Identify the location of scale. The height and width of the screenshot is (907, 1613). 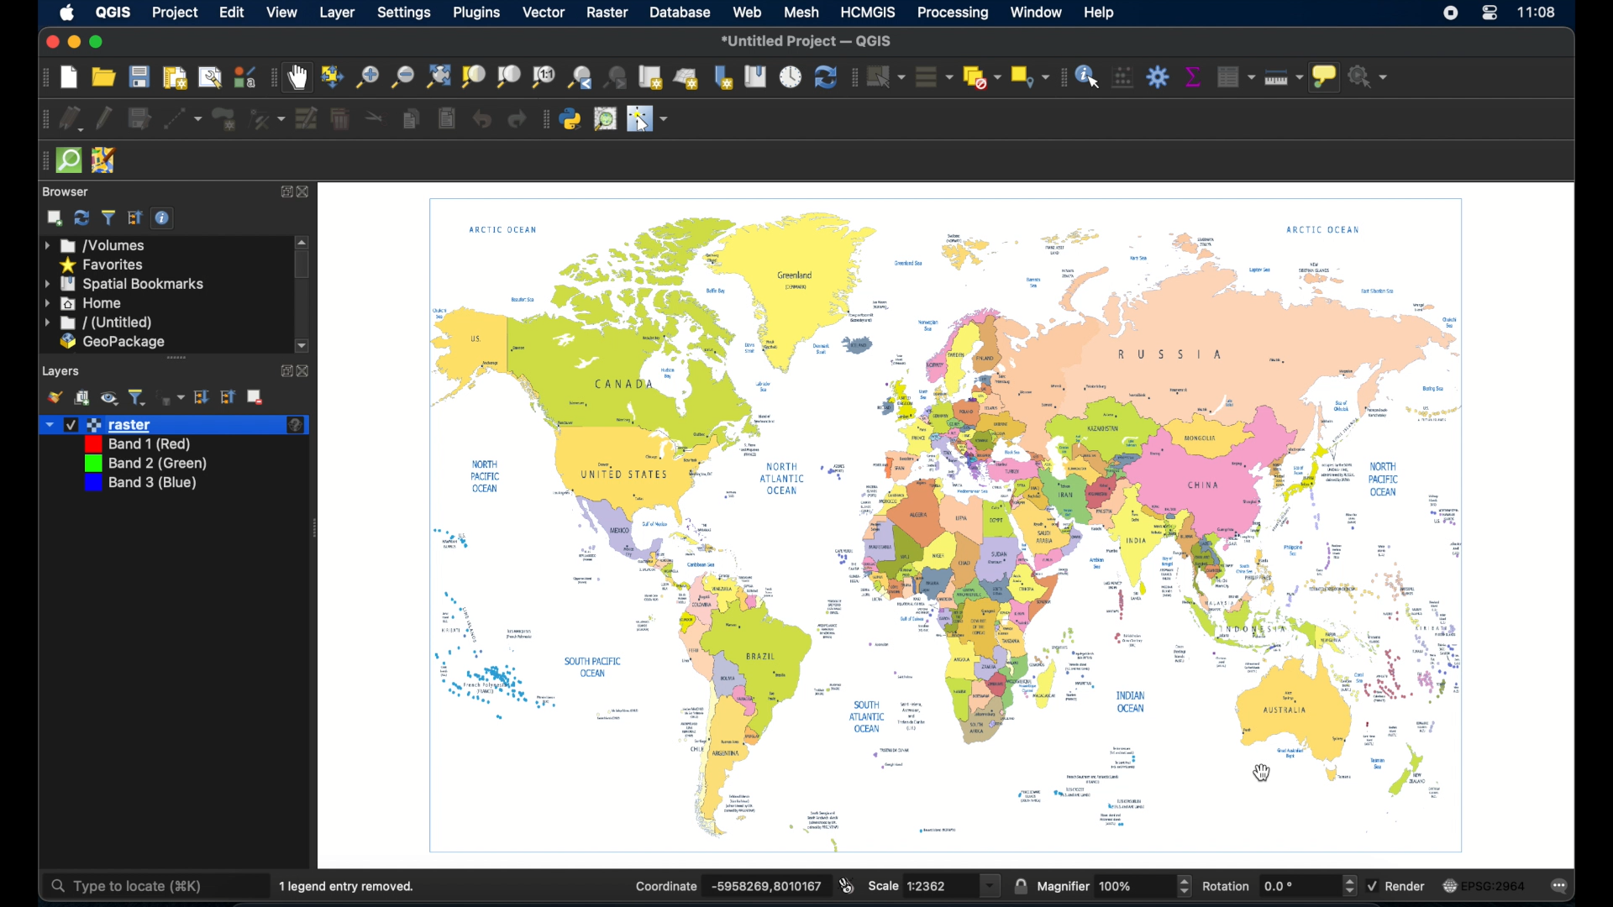
(936, 886).